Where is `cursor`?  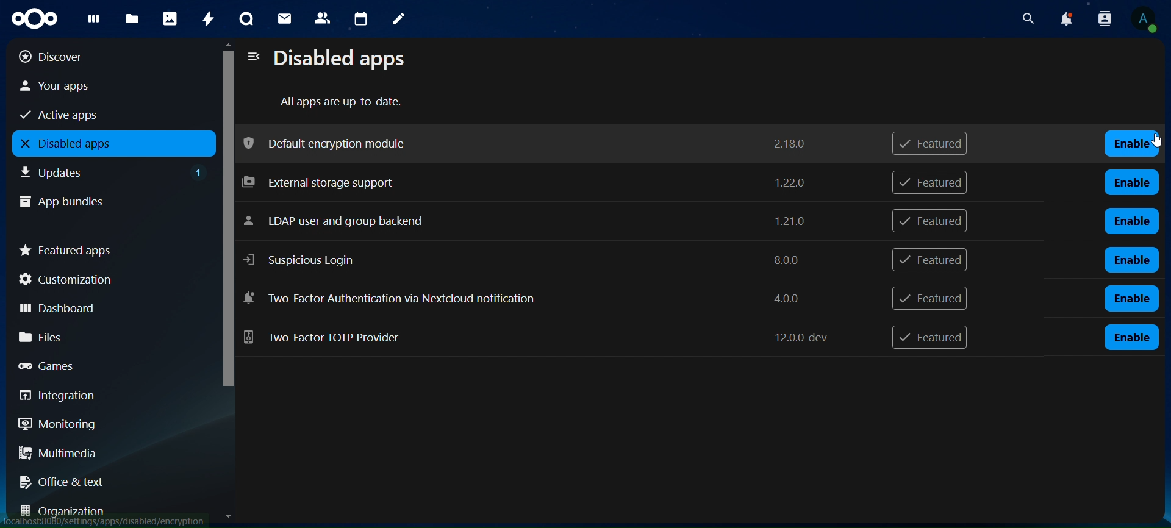
cursor is located at coordinates (1150, 143).